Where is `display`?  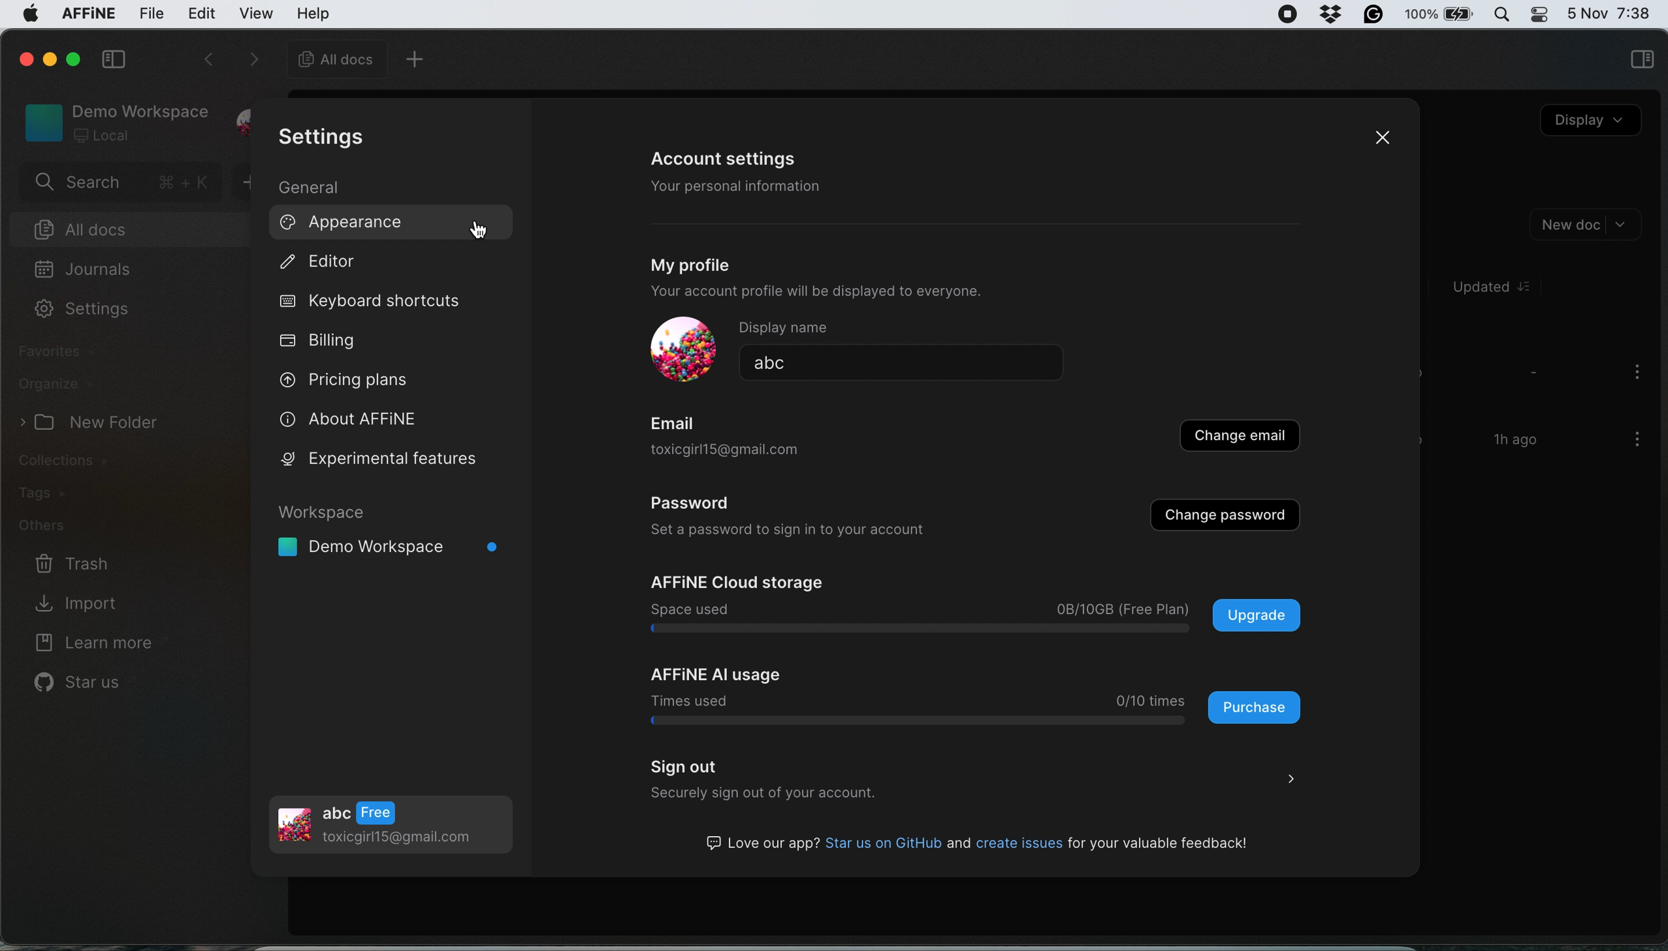 display is located at coordinates (1591, 123).